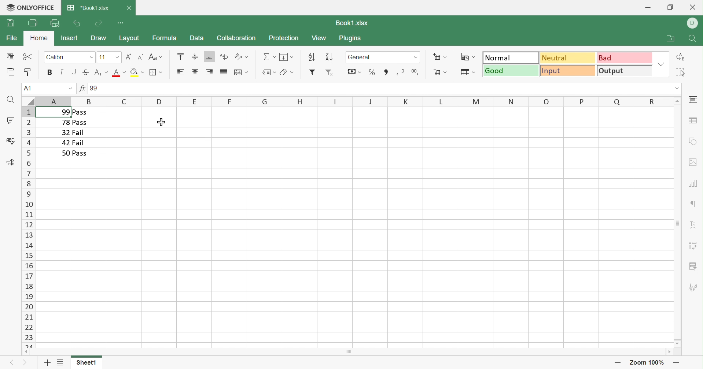 Image resolution: width=703 pixels, height=369 pixels. What do you see at coordinates (50, 72) in the screenshot?
I see `Bold` at bounding box center [50, 72].